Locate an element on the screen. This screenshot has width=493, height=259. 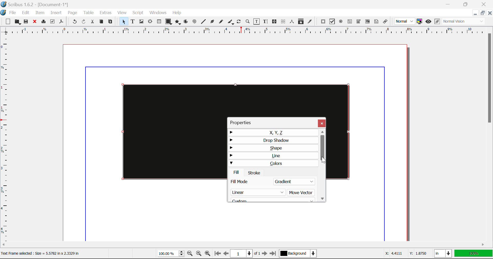
Close is located at coordinates (322, 123).